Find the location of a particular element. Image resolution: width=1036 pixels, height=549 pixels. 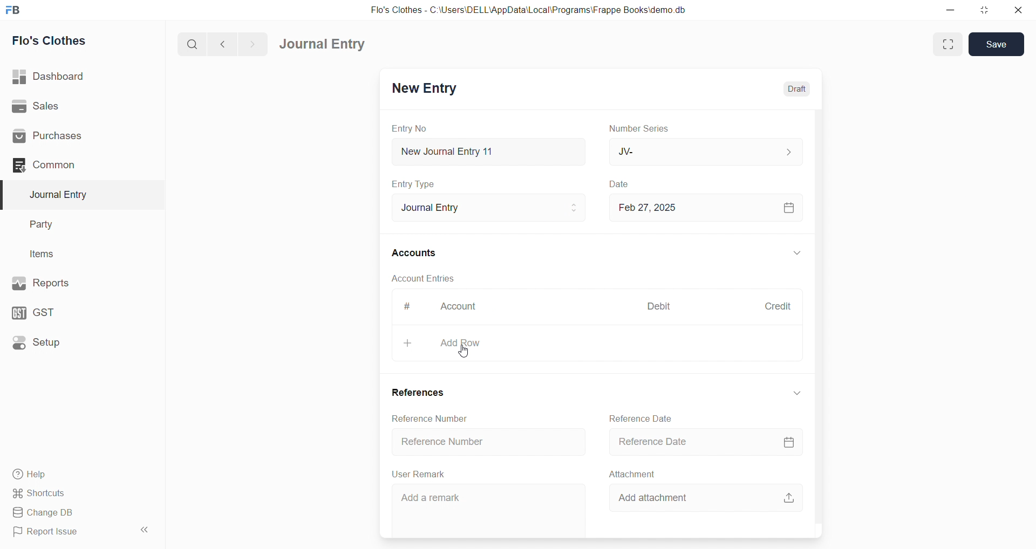

search is located at coordinates (190, 45).